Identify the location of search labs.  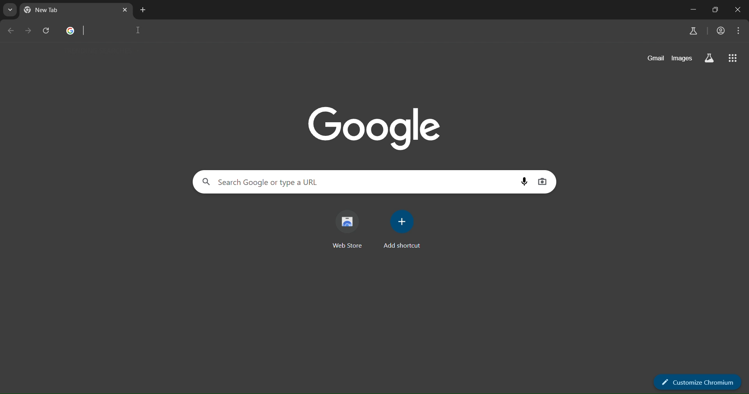
(694, 30).